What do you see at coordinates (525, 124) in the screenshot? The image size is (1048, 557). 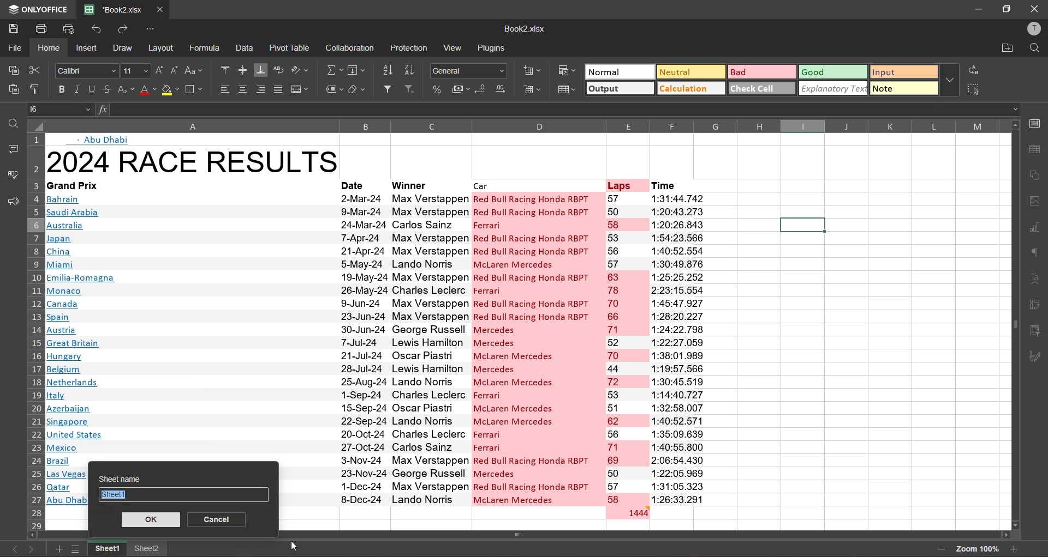 I see `column names` at bounding box center [525, 124].